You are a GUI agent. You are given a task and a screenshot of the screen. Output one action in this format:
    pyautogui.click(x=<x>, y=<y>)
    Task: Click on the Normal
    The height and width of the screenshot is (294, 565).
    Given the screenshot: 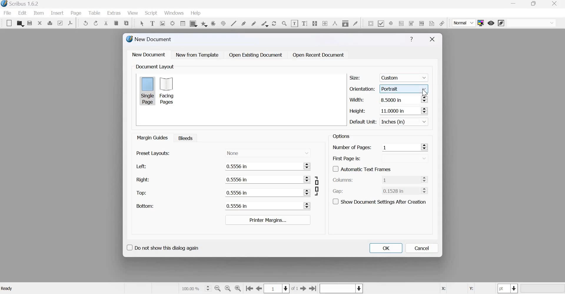 What is the action you would take?
    pyautogui.click(x=464, y=23)
    